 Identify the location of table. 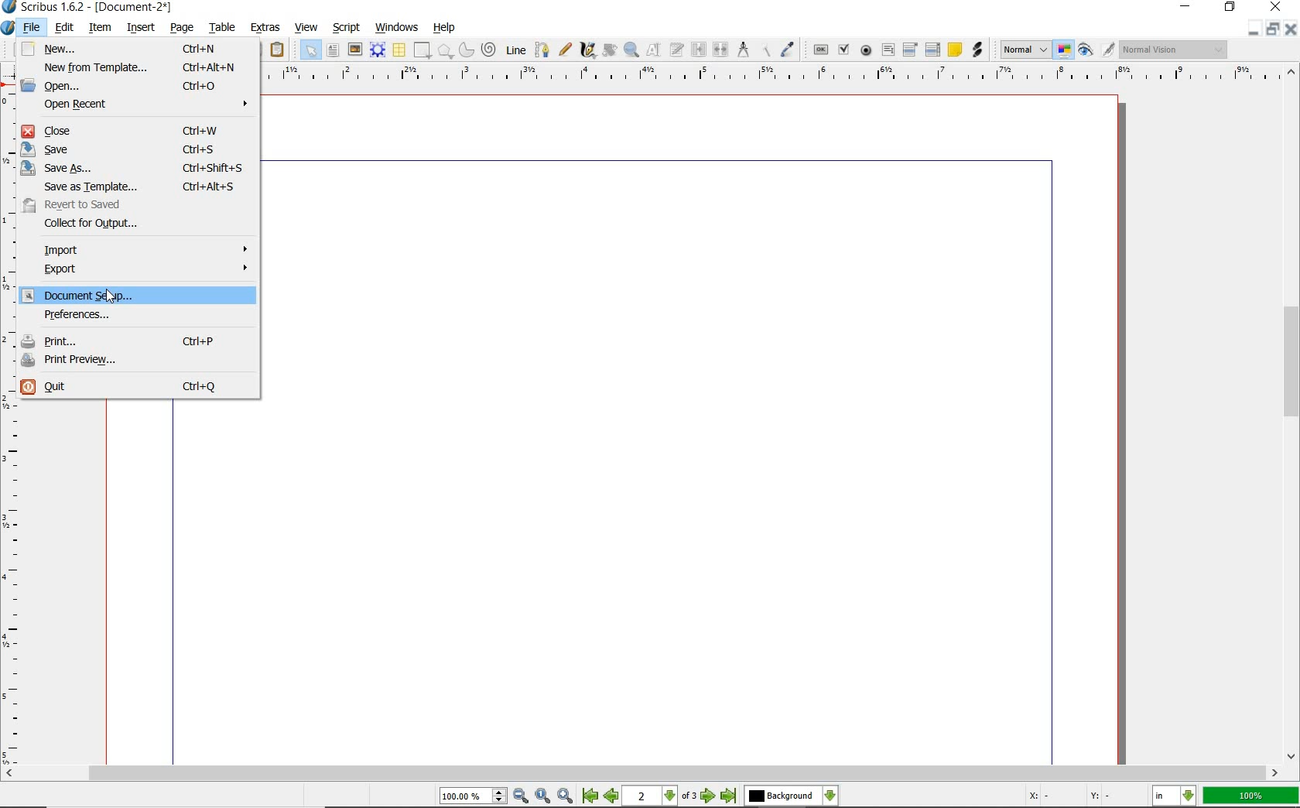
(224, 29).